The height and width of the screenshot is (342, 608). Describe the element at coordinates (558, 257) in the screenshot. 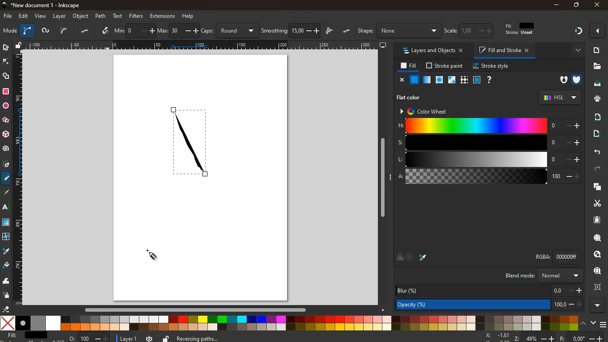

I see `rgba` at that location.